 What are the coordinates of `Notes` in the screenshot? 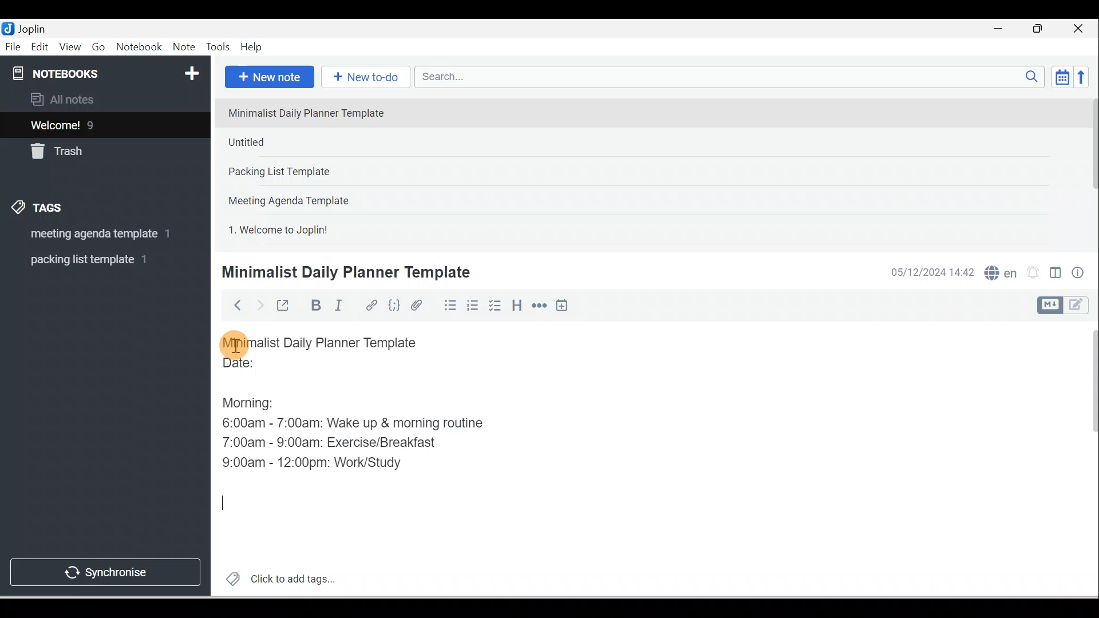 It's located at (97, 122).